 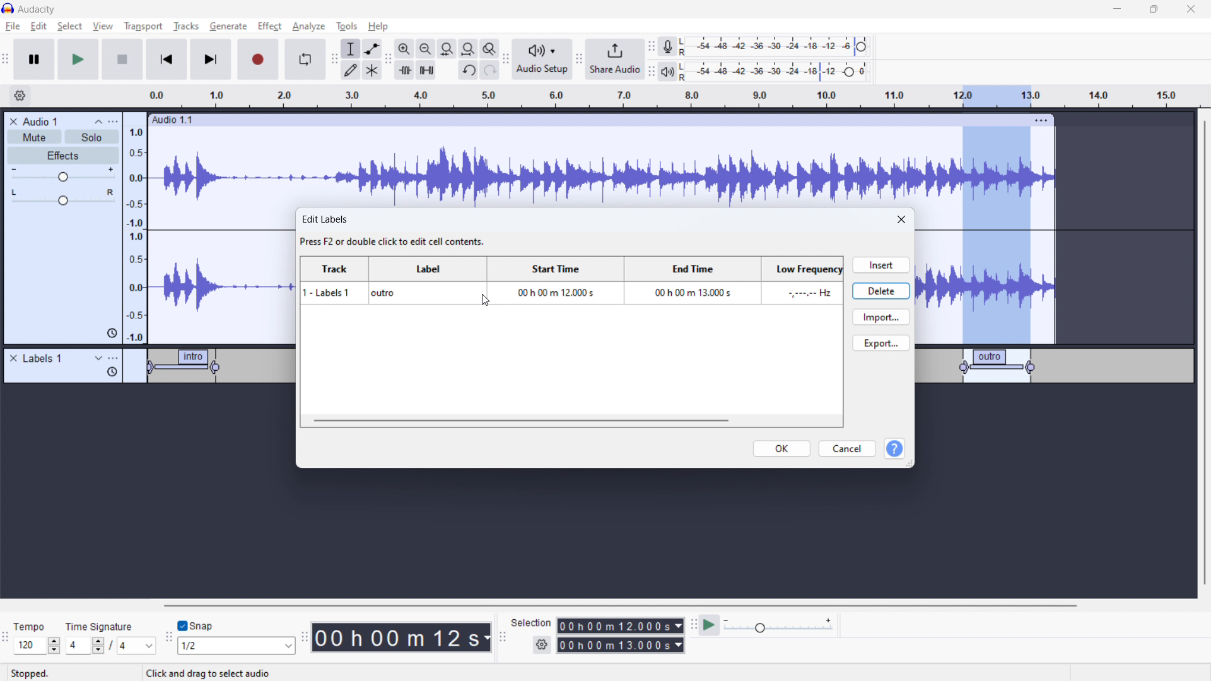 I want to click on recording meter, so click(x=668, y=47).